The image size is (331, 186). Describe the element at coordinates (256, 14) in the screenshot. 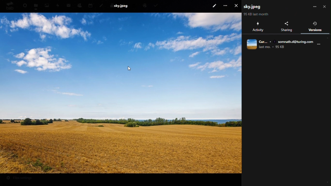

I see `Data usage` at that location.